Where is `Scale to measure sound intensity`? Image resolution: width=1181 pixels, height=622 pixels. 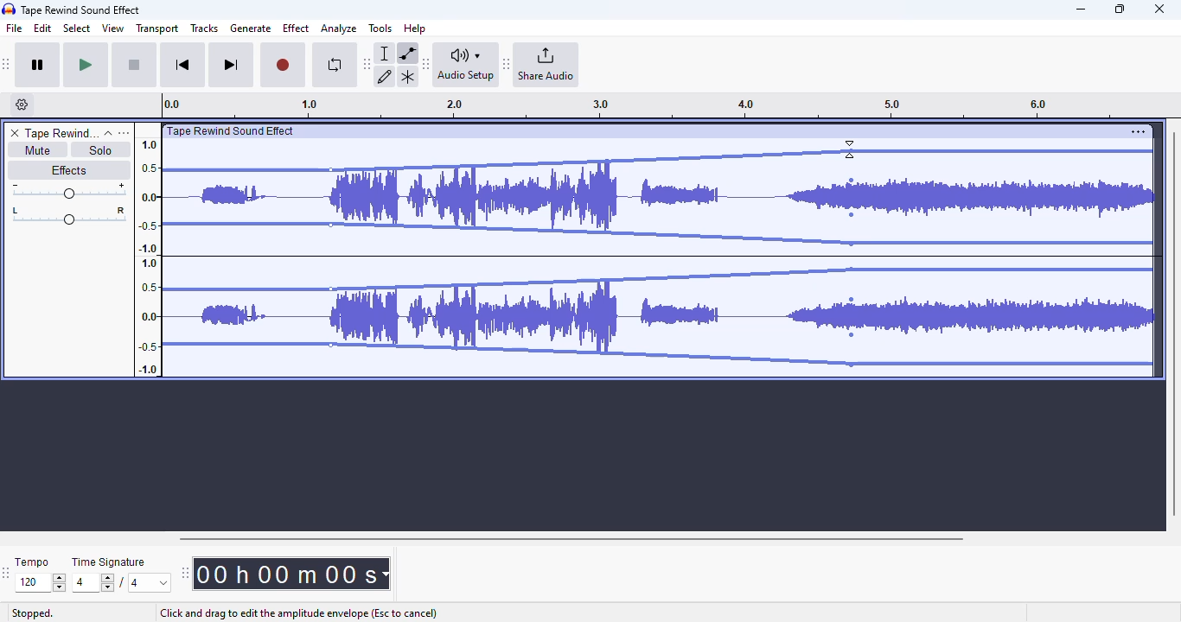
Scale to measure sound intensity is located at coordinates (149, 256).